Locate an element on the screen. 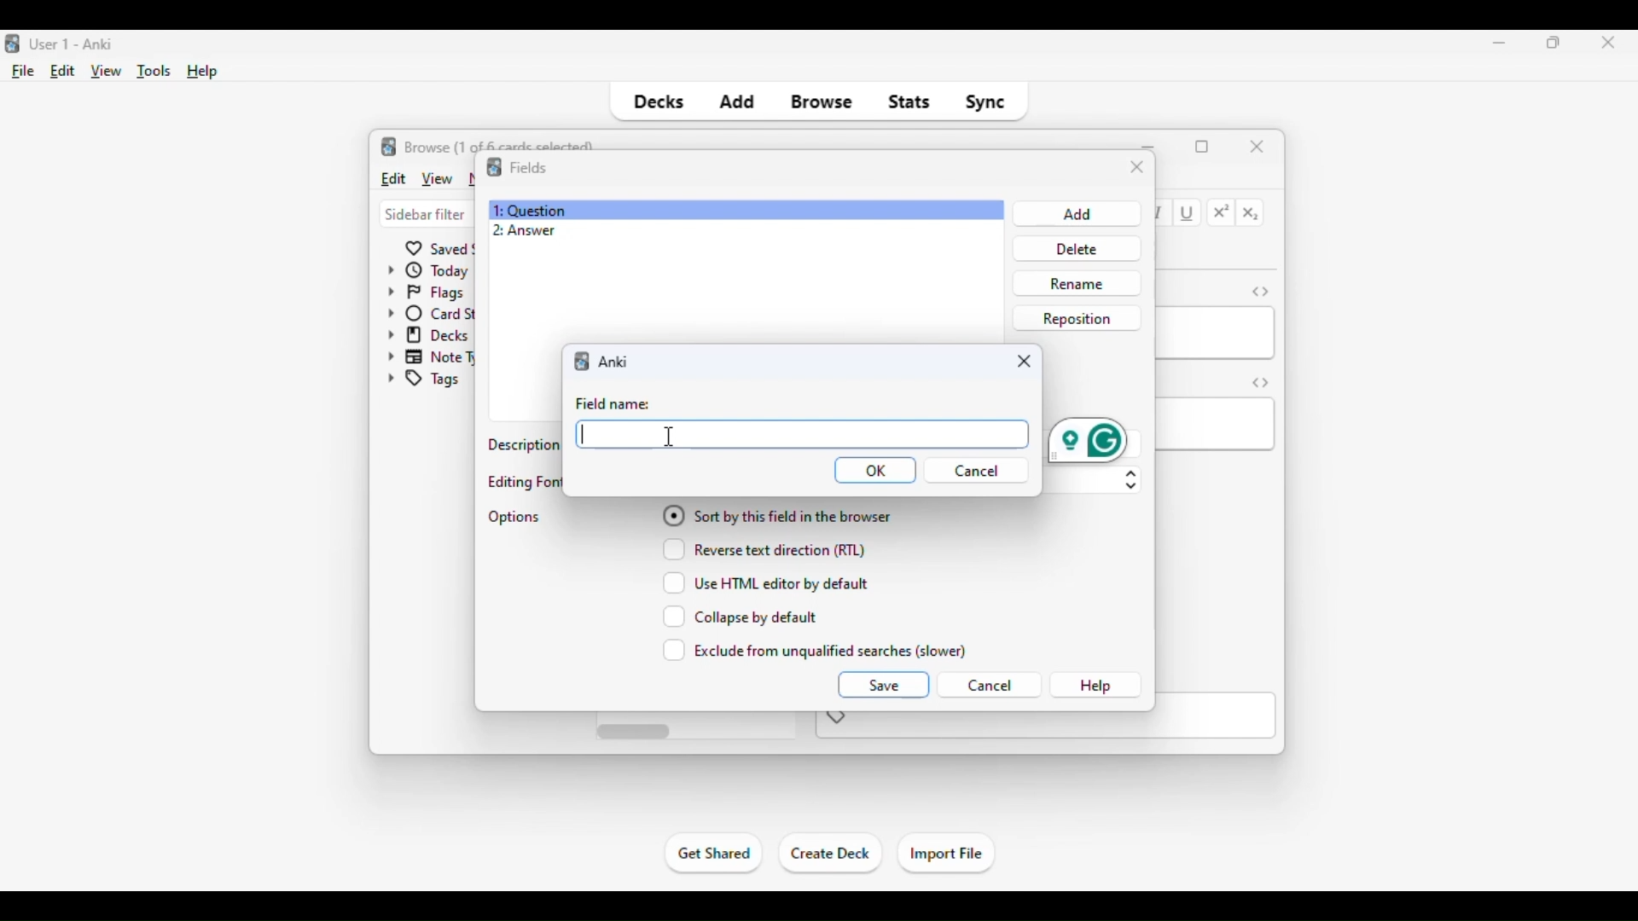 Image resolution: width=1638 pixels, height=921 pixels. subscript is located at coordinates (1251, 214).